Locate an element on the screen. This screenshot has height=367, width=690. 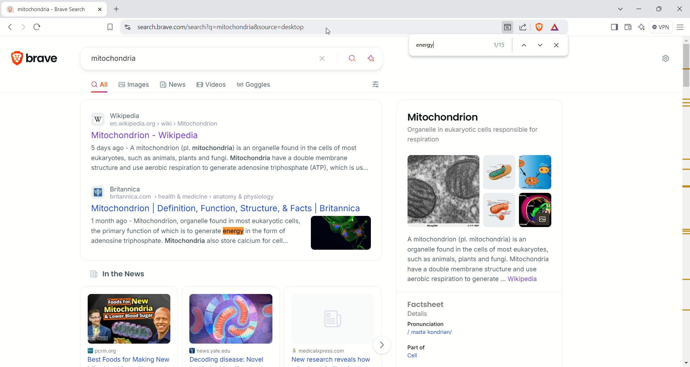
Image is located at coordinates (500, 173).